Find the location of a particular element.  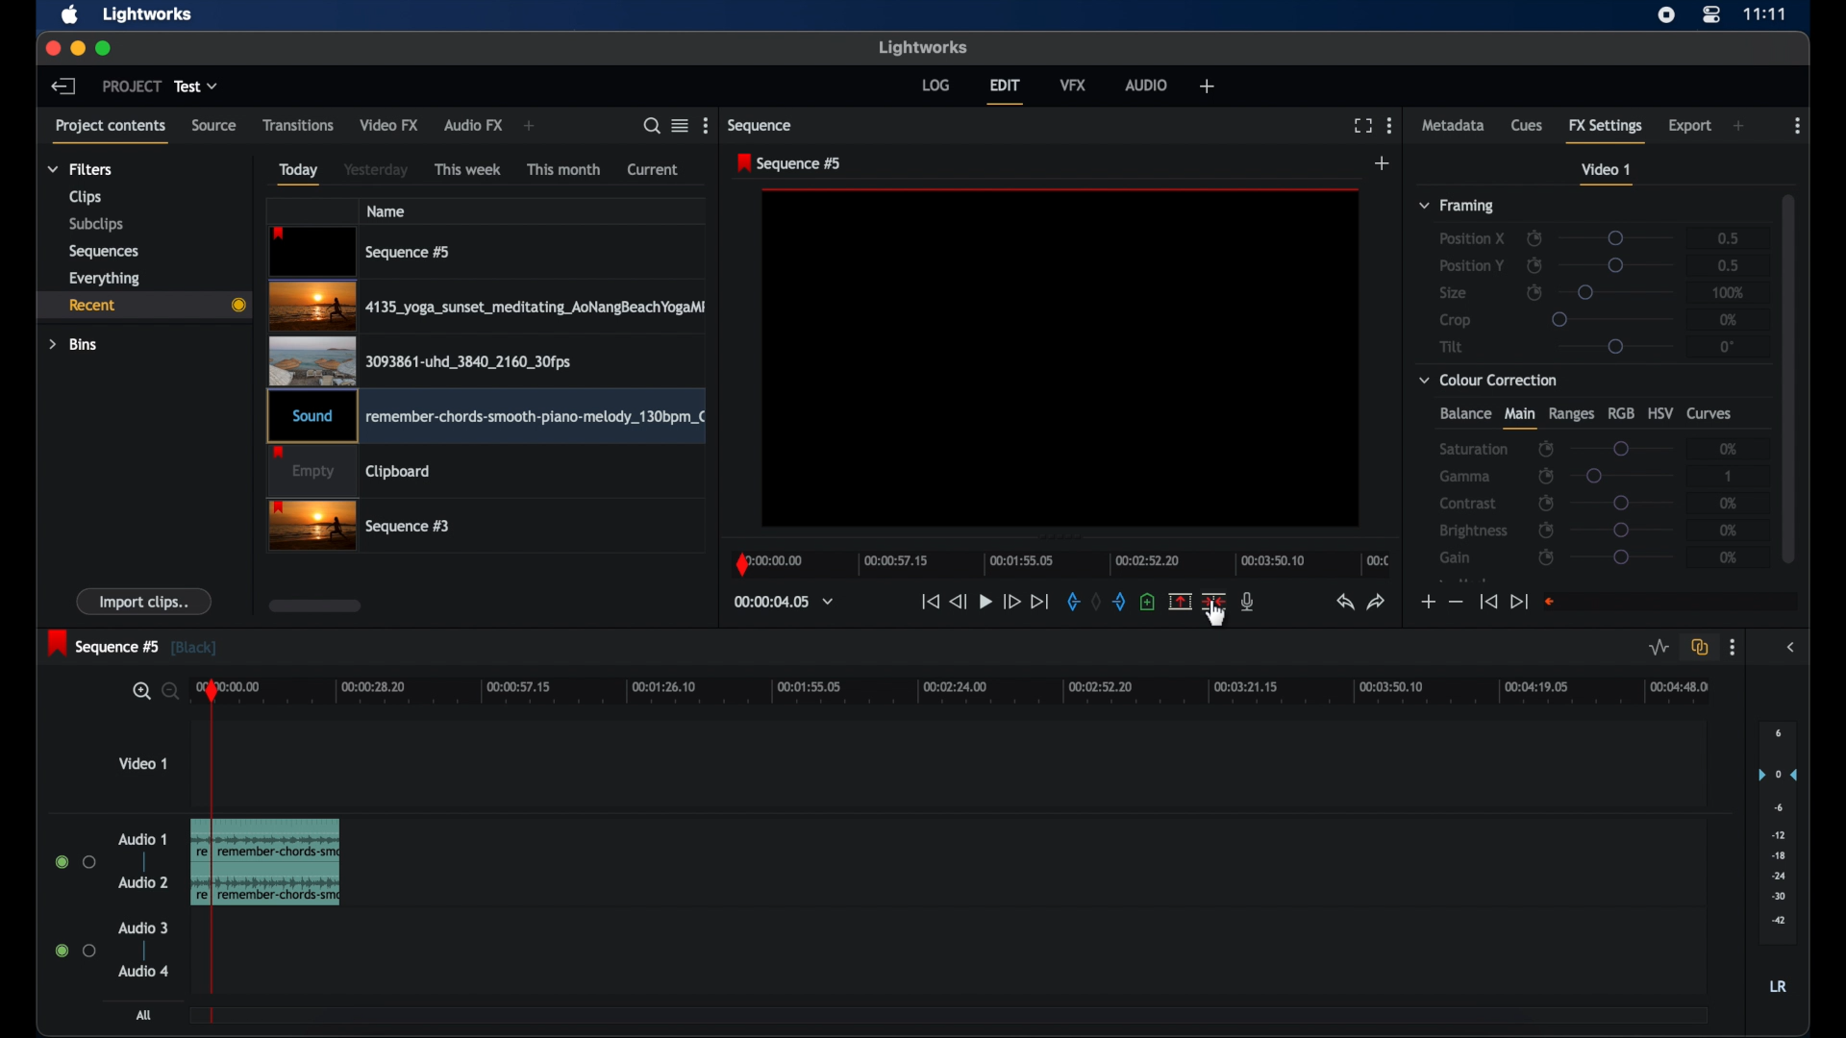

gain is located at coordinates (1458, 557).